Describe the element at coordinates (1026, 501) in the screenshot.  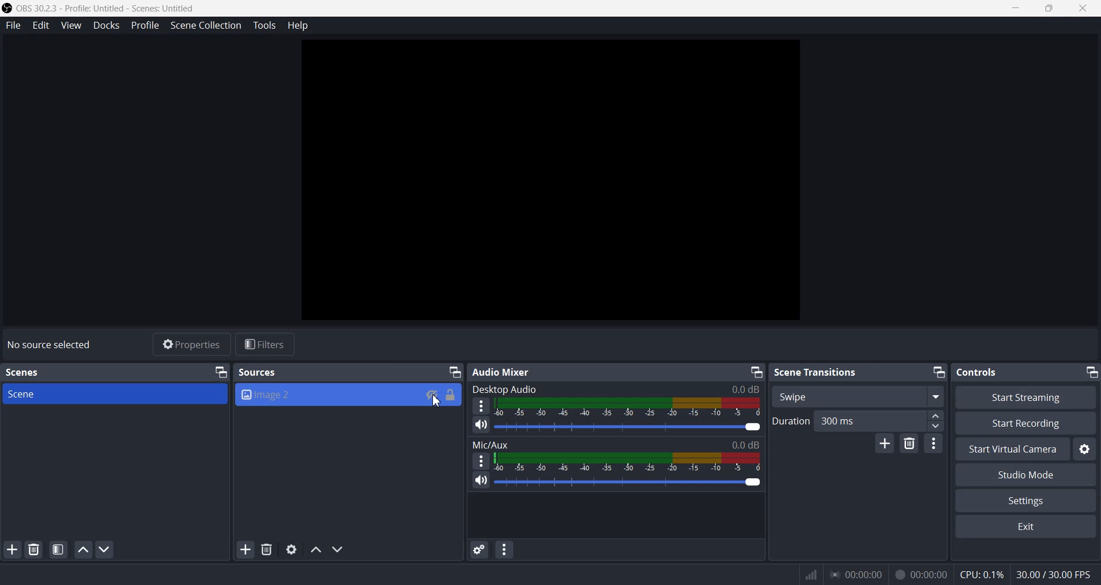
I see `Settings` at that location.